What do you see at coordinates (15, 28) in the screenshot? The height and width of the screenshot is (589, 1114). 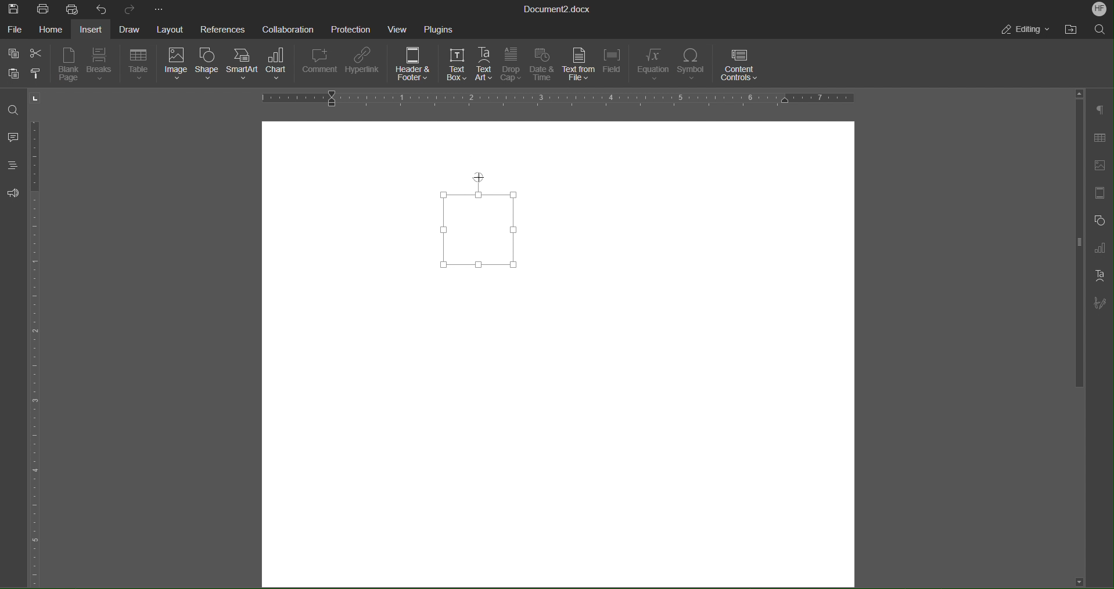 I see `File` at bounding box center [15, 28].